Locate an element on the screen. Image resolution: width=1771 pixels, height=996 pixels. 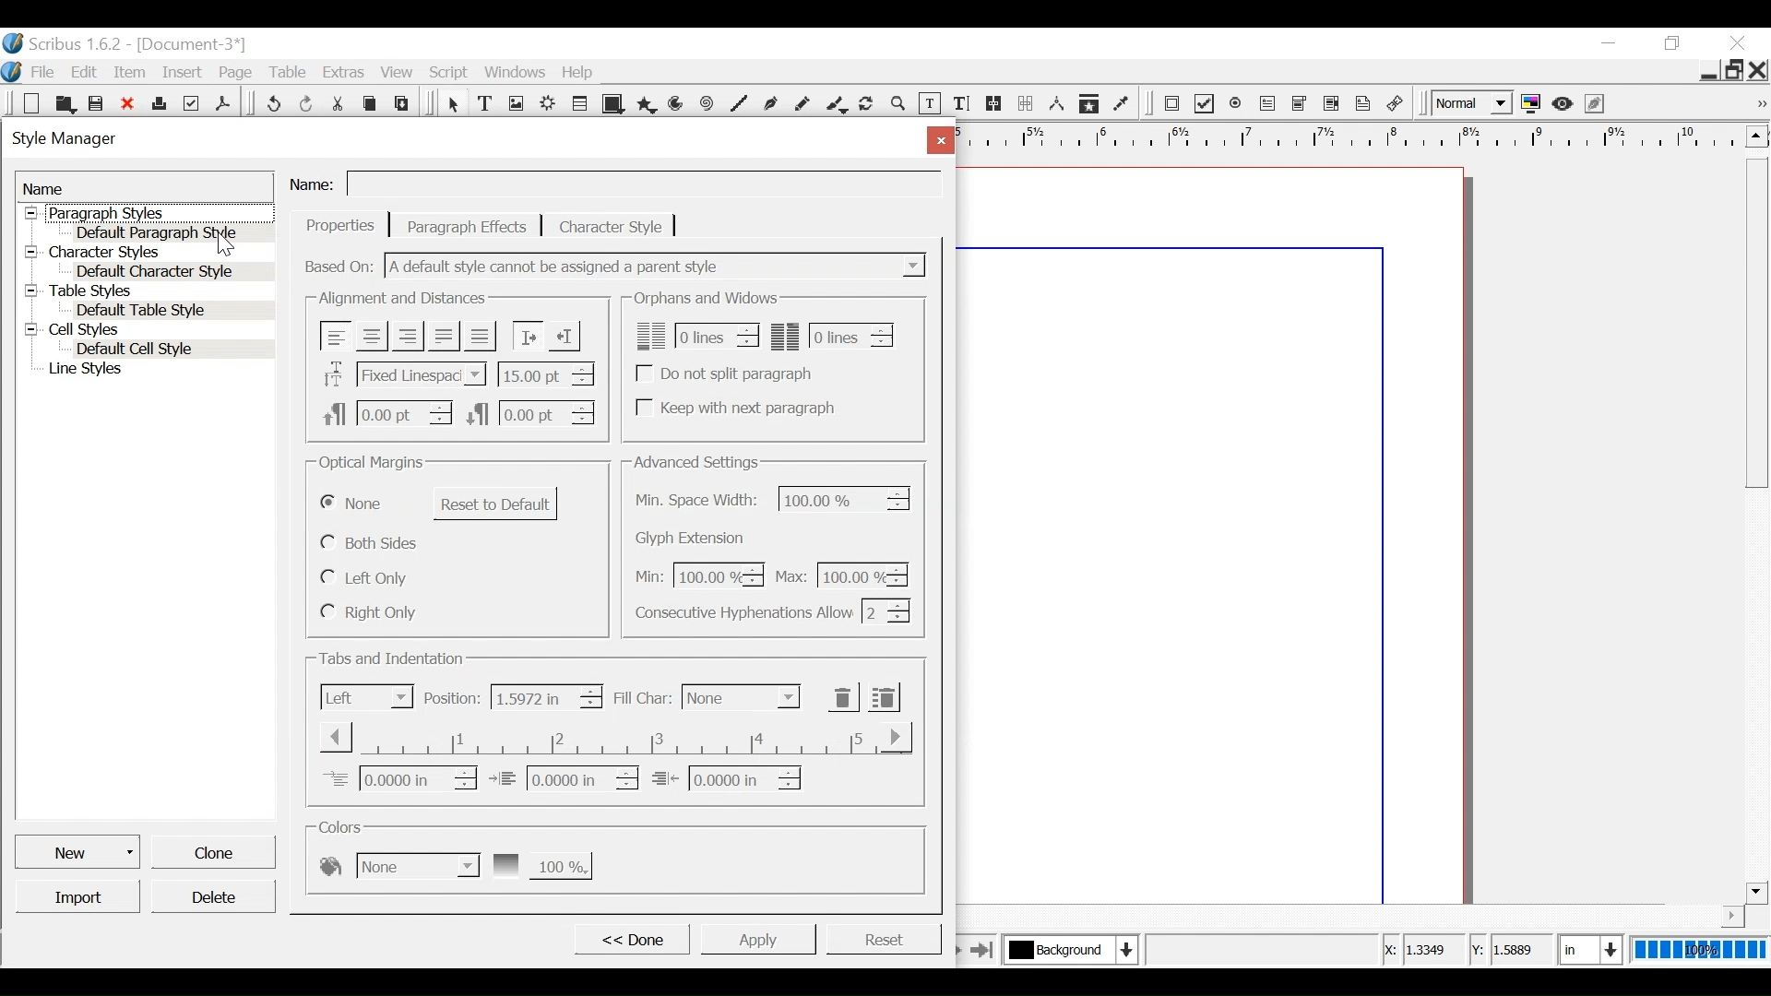
Arc is located at coordinates (678, 104).